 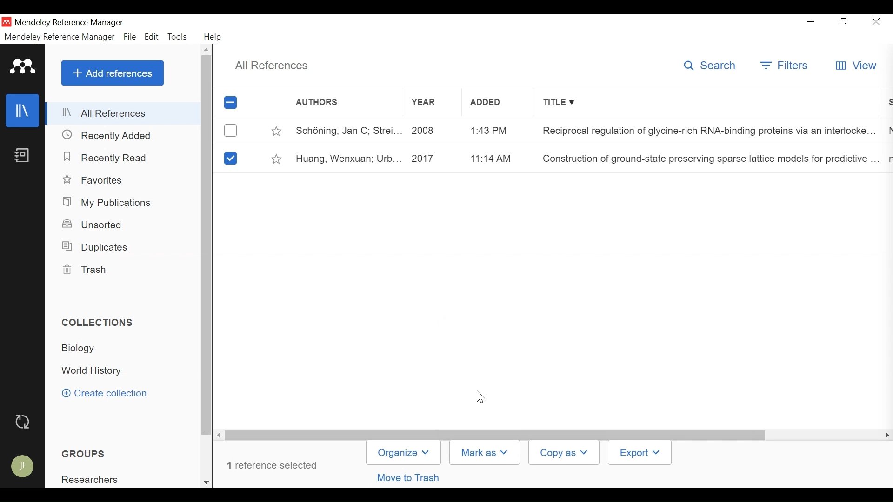 What do you see at coordinates (7, 23) in the screenshot?
I see `Mendeley Desktop Icon` at bounding box center [7, 23].